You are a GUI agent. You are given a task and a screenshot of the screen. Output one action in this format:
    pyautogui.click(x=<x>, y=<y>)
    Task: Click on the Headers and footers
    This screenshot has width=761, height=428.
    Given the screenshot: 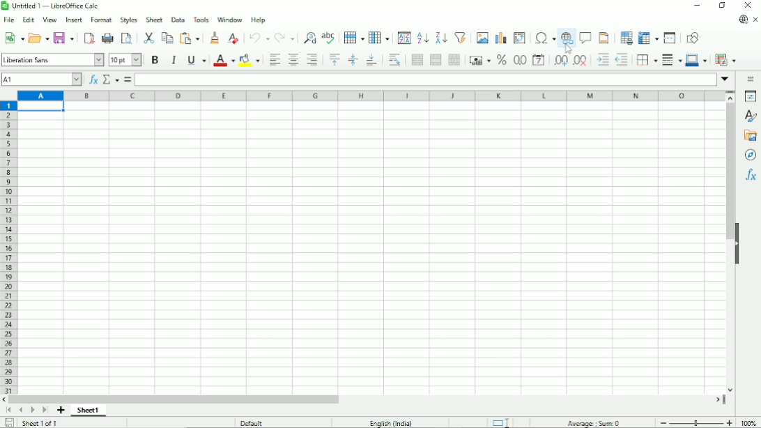 What is the action you would take?
    pyautogui.click(x=604, y=37)
    